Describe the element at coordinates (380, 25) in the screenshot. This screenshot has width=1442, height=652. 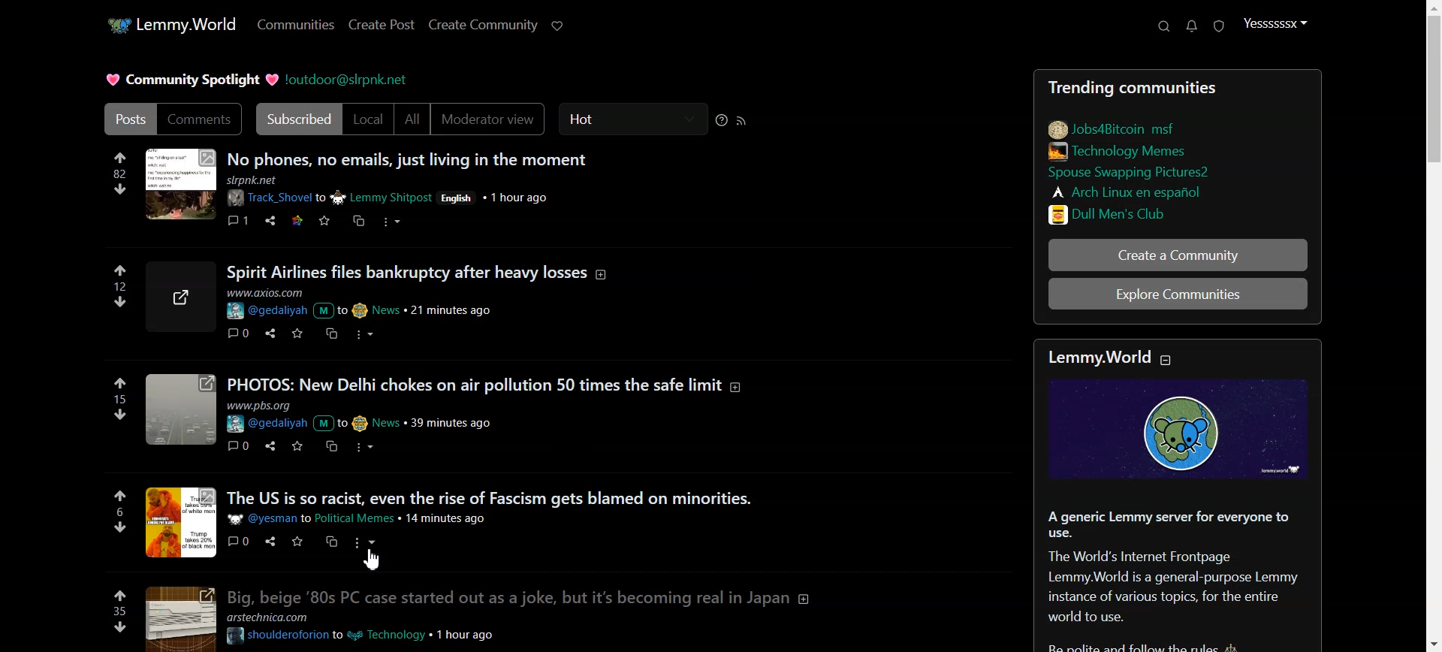
I see `Create Post` at that location.